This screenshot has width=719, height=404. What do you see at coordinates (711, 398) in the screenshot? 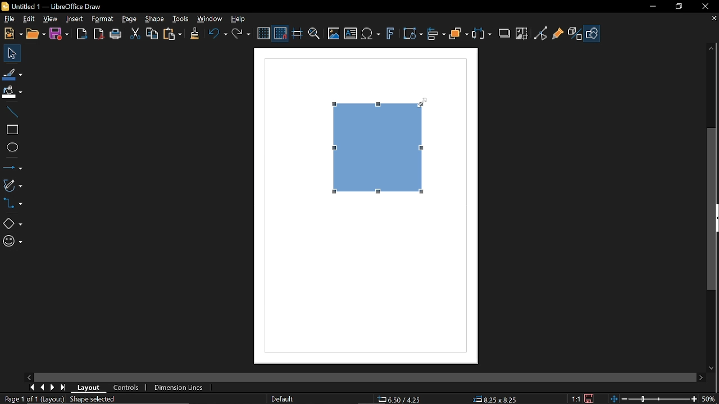
I see `50% (current zoom level)` at bounding box center [711, 398].